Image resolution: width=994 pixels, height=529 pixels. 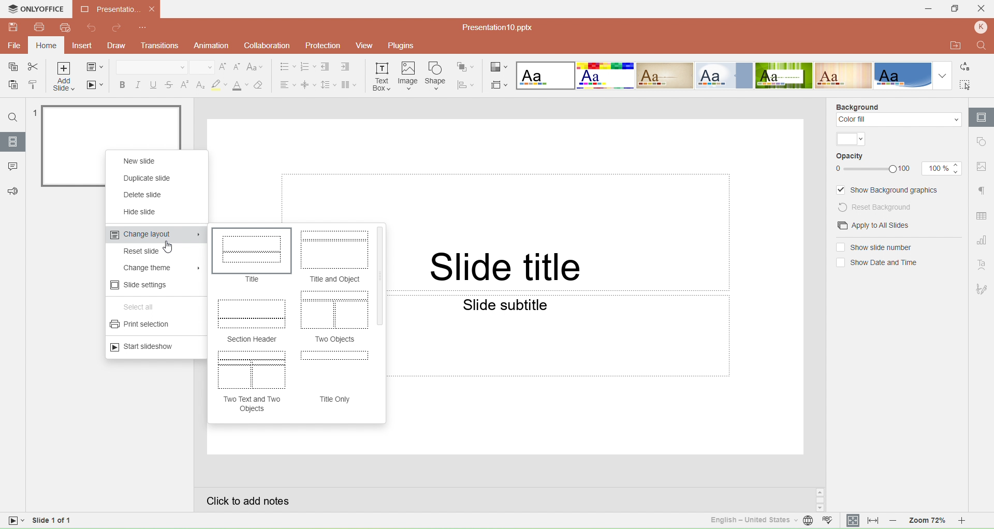 What do you see at coordinates (820, 499) in the screenshot?
I see `Scroll button` at bounding box center [820, 499].